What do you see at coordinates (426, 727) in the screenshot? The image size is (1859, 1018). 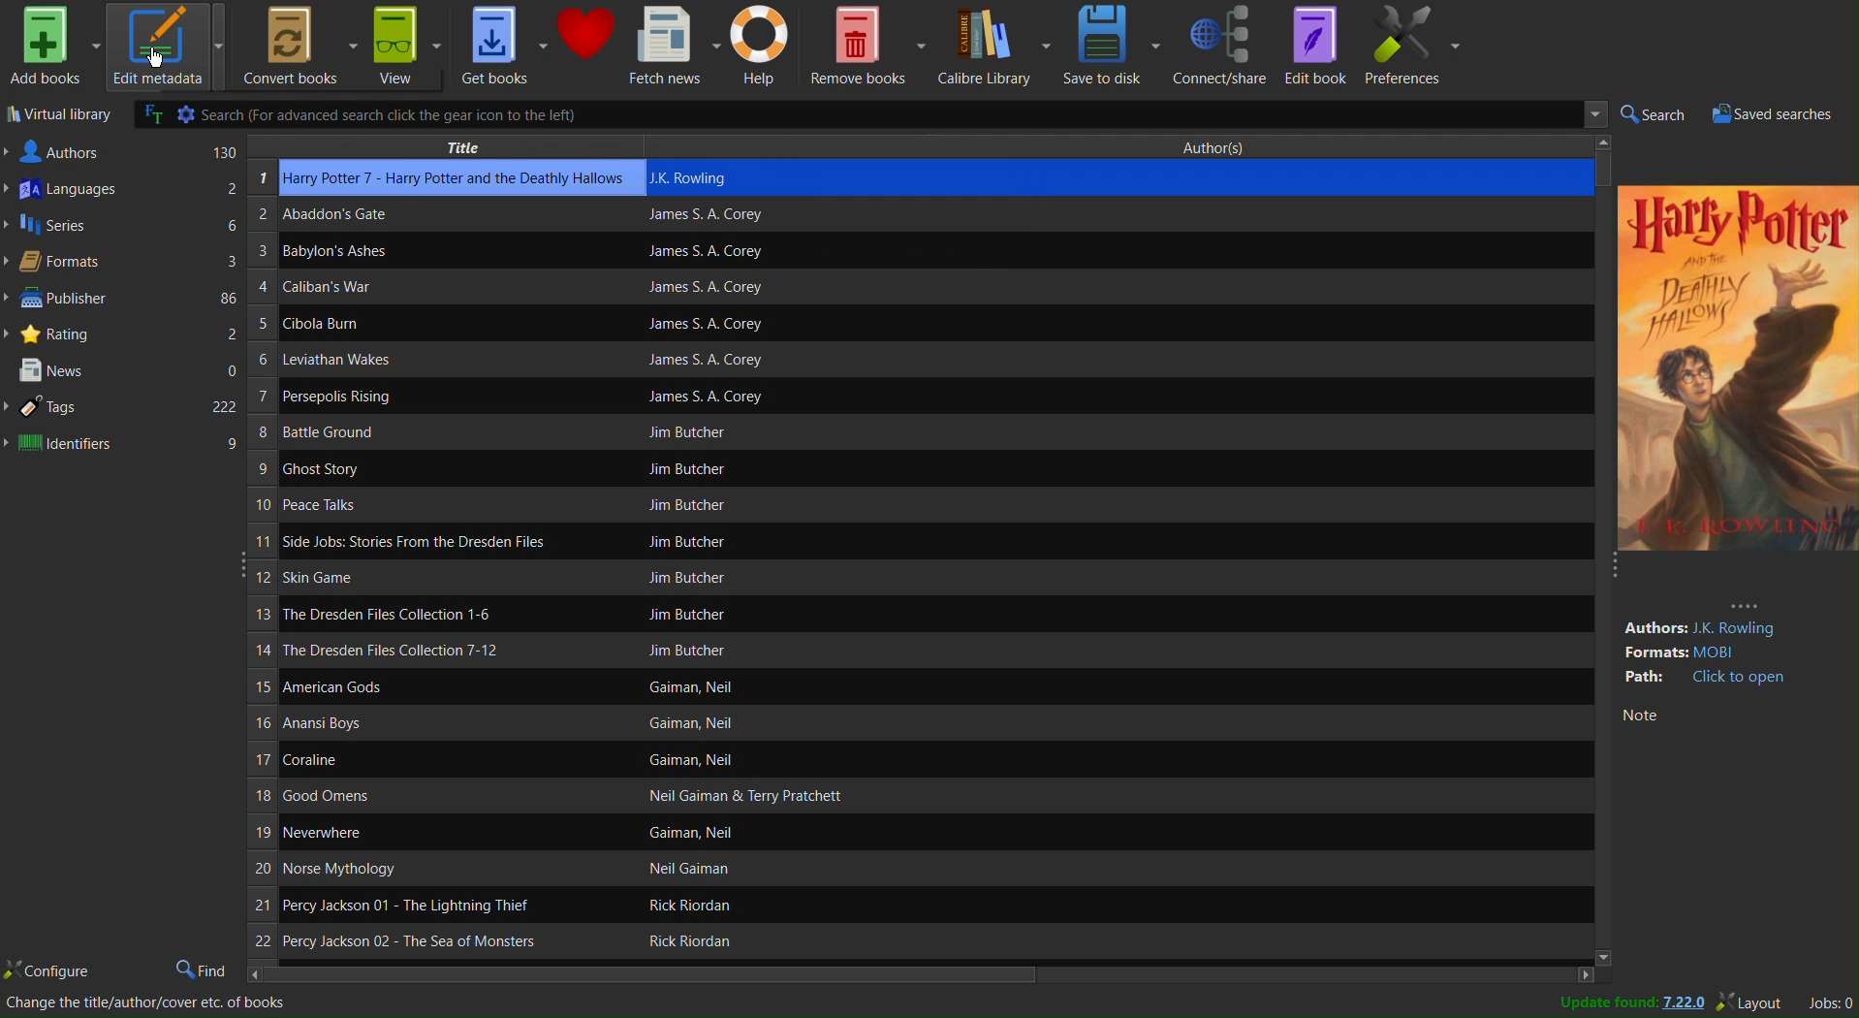 I see `Book name` at bounding box center [426, 727].